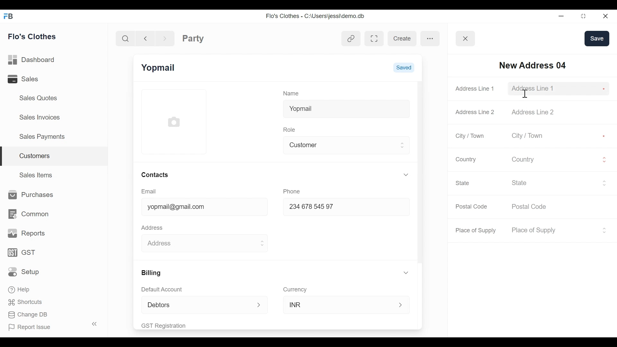 The height and width of the screenshot is (347, 617). I want to click on Sales Quotes, so click(39, 98).